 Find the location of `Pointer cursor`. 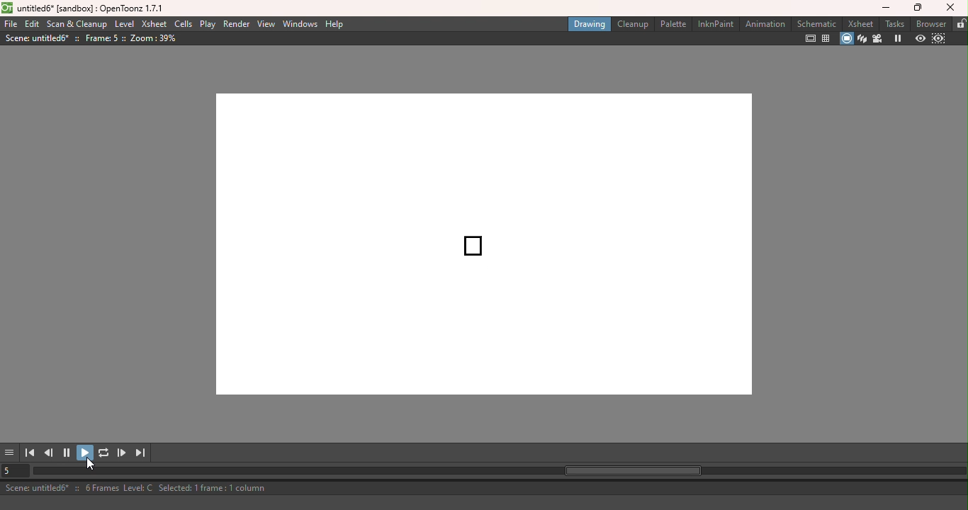

Pointer cursor is located at coordinates (92, 466).